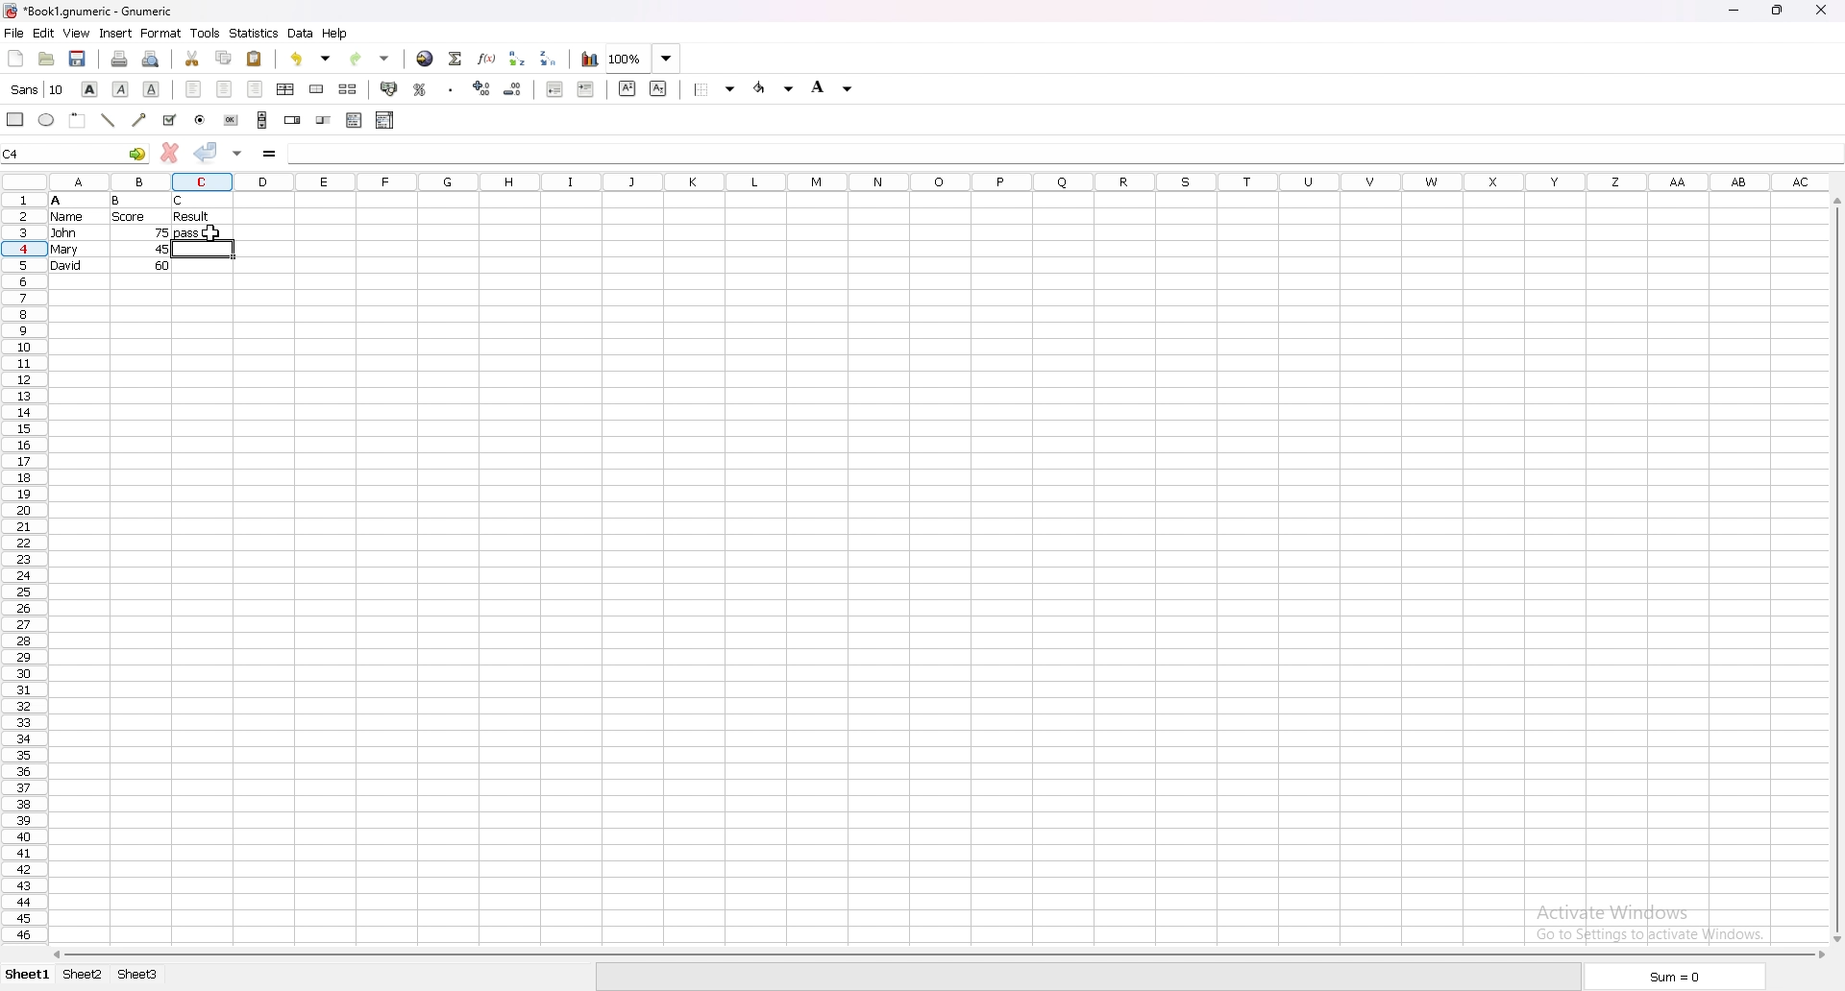 This screenshot has width=1845, height=991. What do you see at coordinates (514, 89) in the screenshot?
I see `decrease decimals` at bounding box center [514, 89].